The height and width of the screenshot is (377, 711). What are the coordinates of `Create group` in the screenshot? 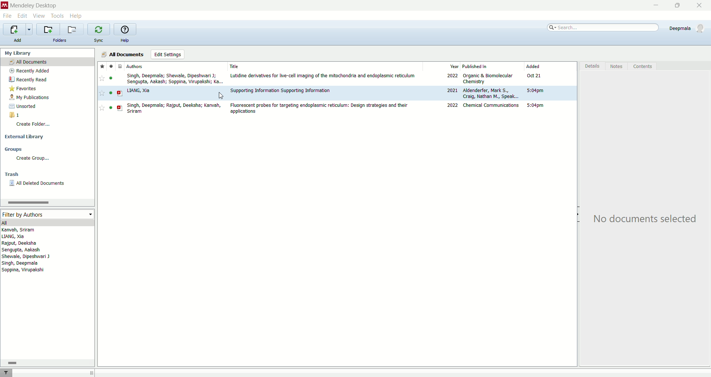 It's located at (32, 159).